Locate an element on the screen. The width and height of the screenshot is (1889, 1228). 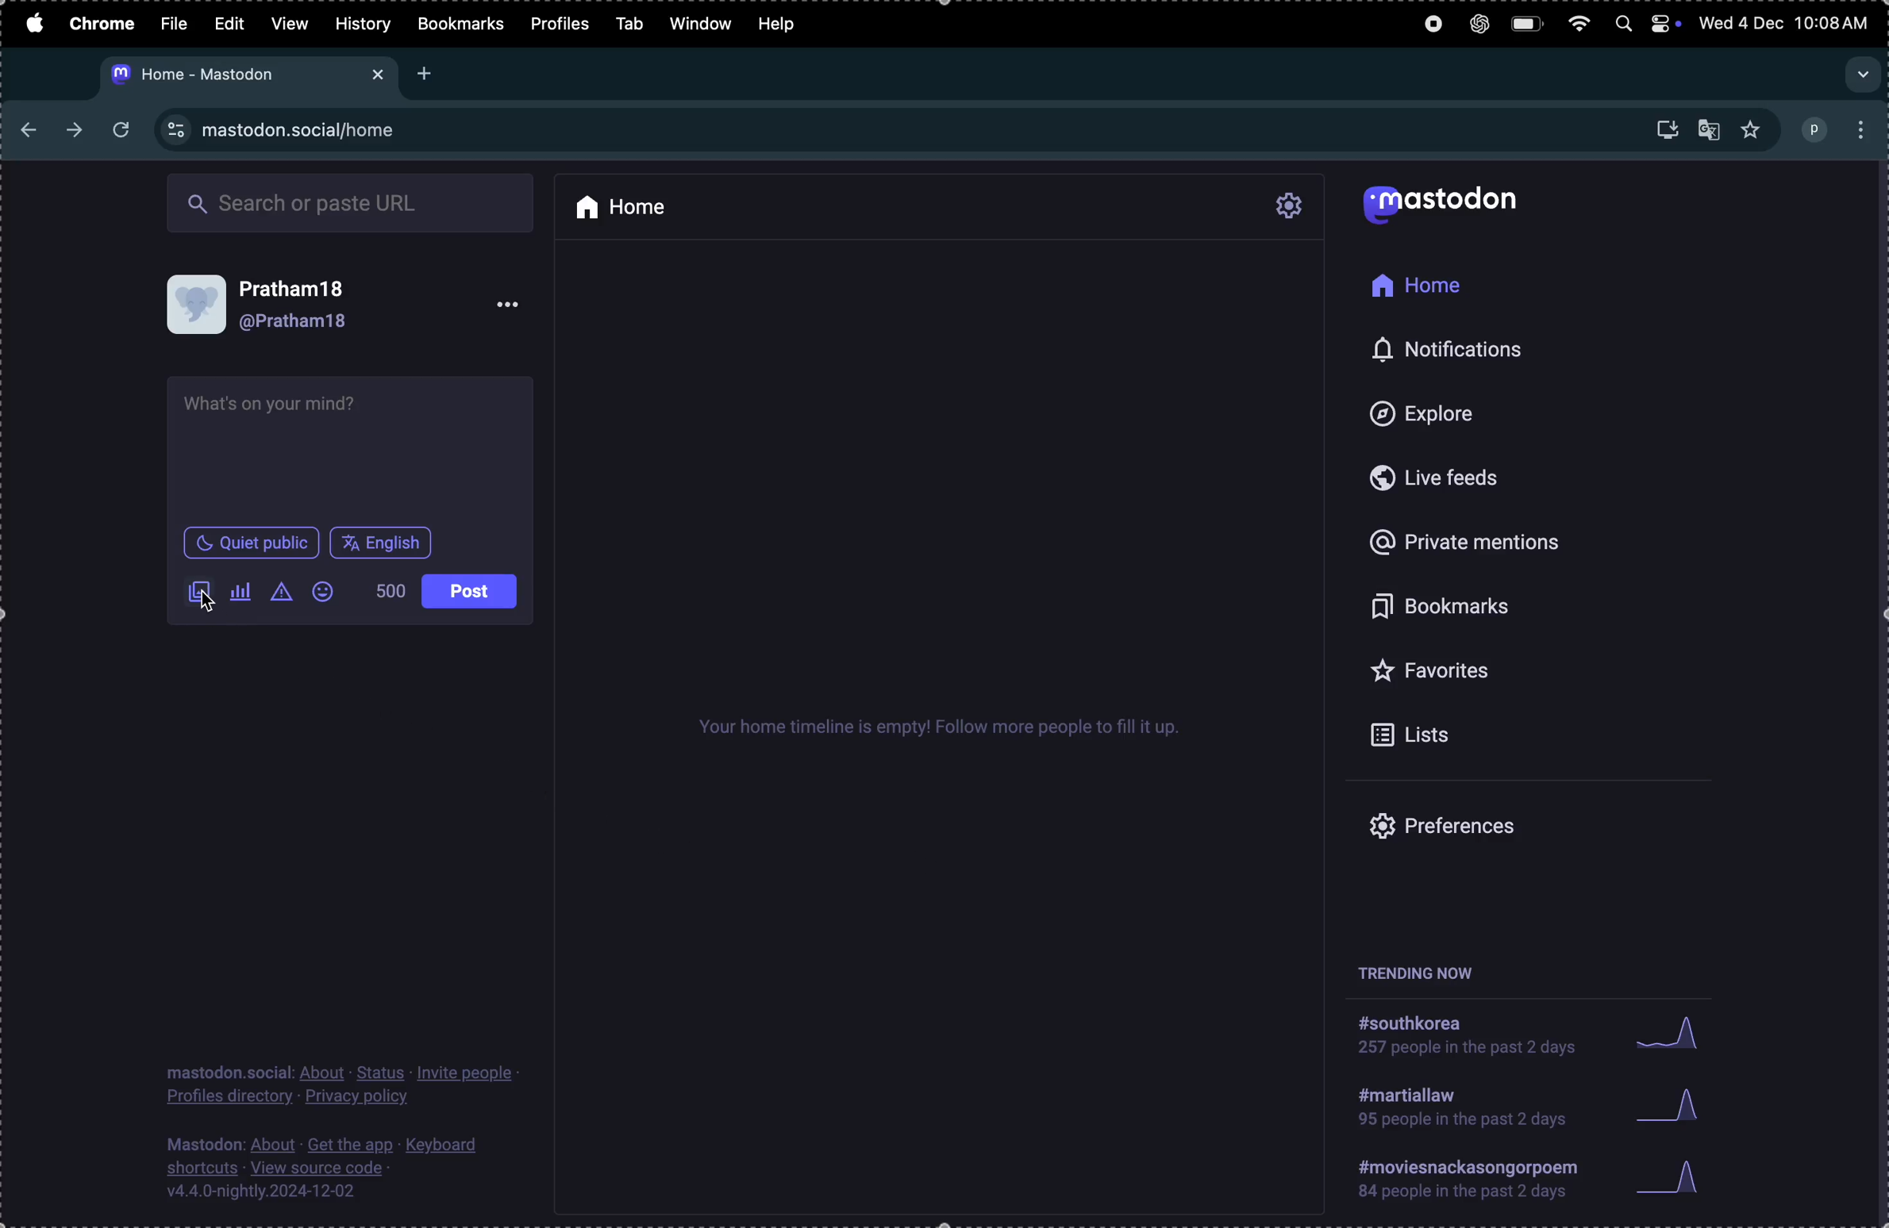
cursor is located at coordinates (1877, 694).